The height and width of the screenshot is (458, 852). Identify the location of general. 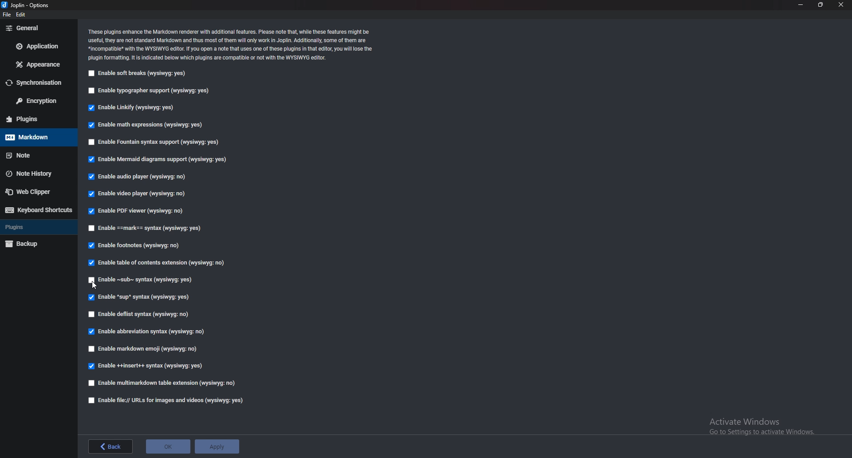
(38, 28).